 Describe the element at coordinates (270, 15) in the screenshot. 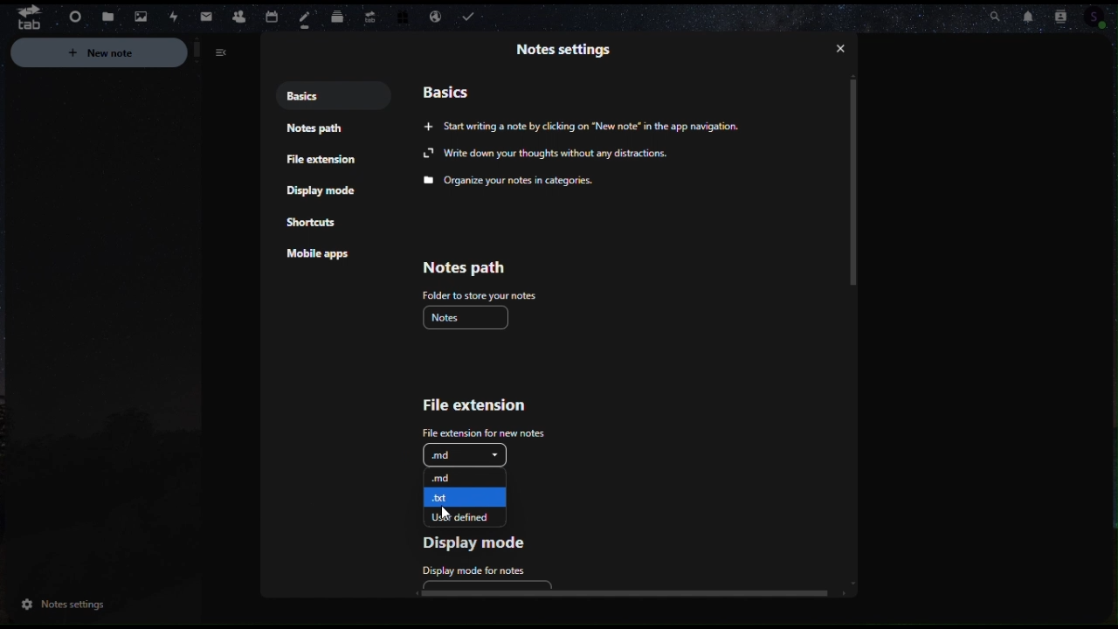

I see `Calendar` at that location.